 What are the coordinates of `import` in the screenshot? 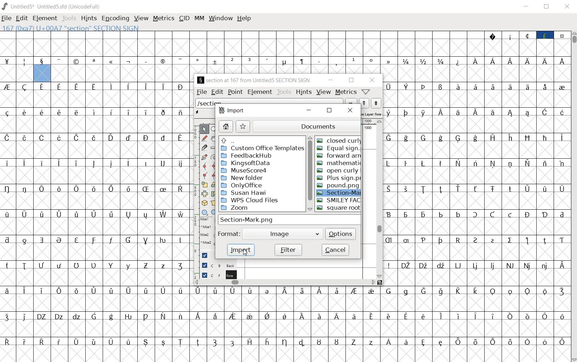 It's located at (241, 250).